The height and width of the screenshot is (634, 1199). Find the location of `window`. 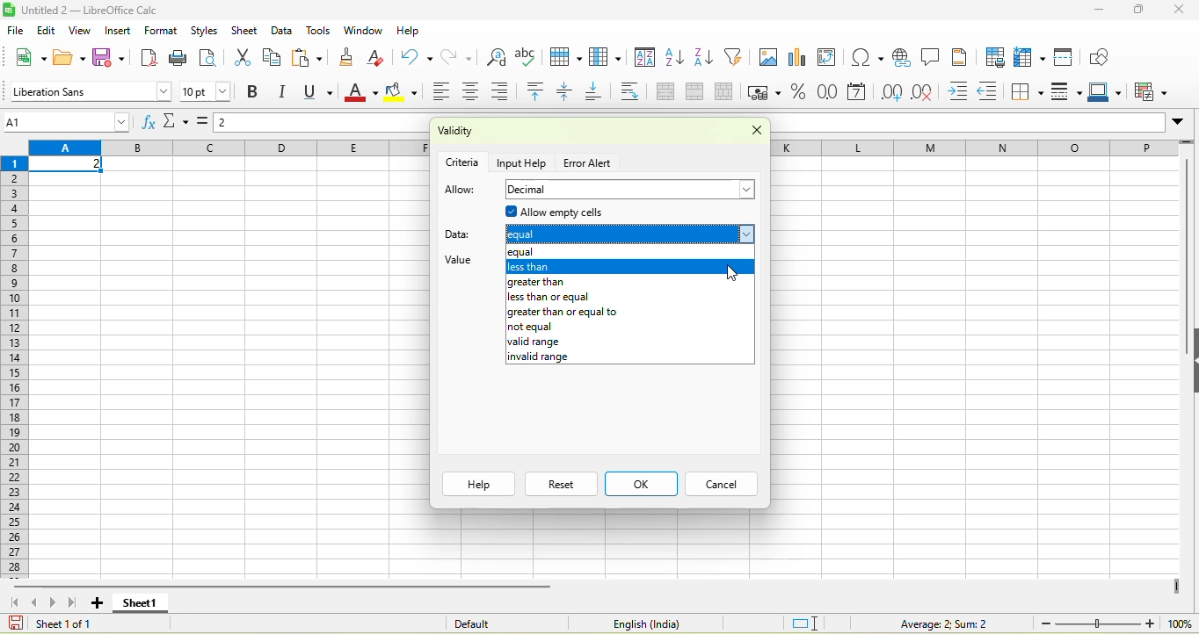

window is located at coordinates (362, 32).